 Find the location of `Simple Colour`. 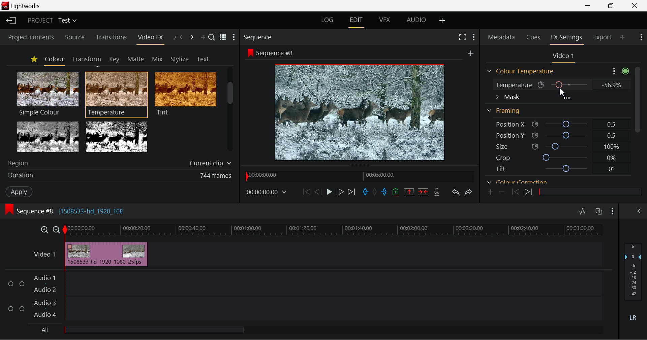

Simple Colour is located at coordinates (47, 94).